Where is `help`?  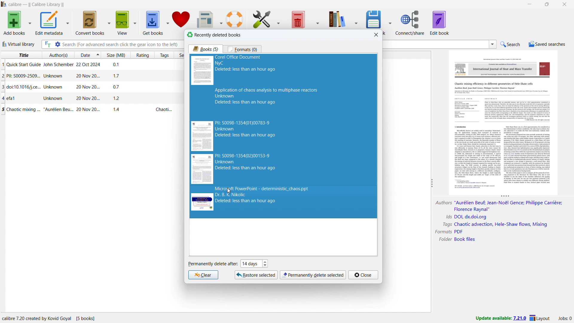
help is located at coordinates (234, 19).